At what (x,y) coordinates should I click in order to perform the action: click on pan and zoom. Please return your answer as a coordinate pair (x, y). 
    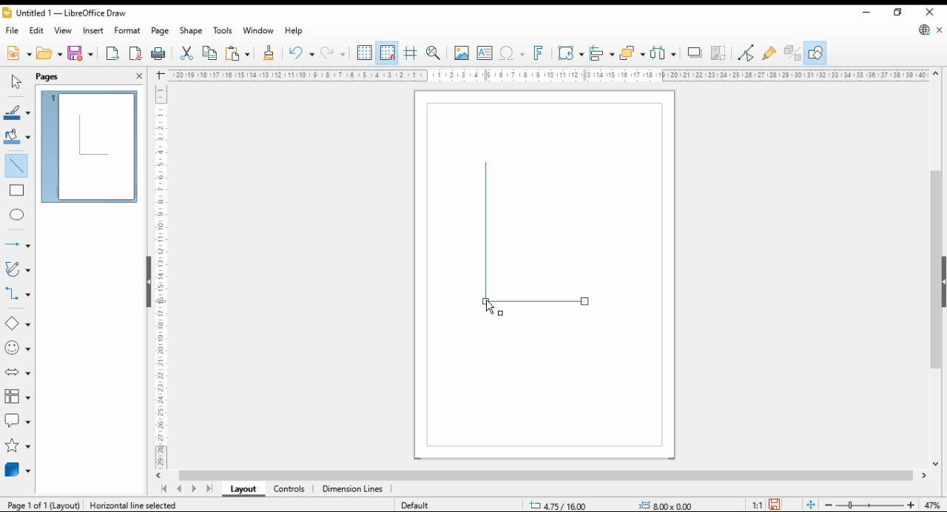
    Looking at the image, I should click on (435, 53).